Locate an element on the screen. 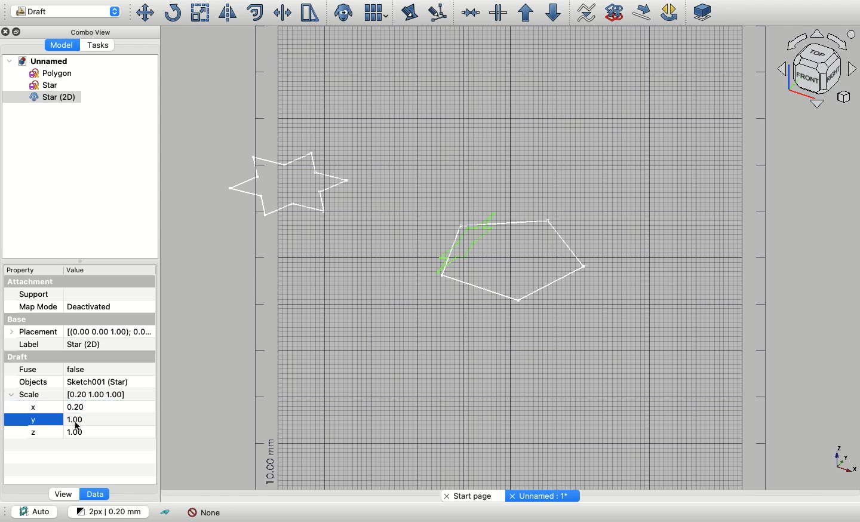  Join is located at coordinates (470, 13).